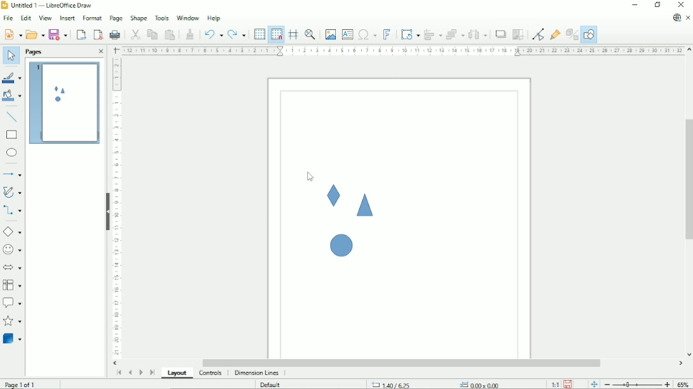 The width and height of the screenshot is (693, 389). Describe the element at coordinates (293, 34) in the screenshot. I see `Helplines while moving` at that location.